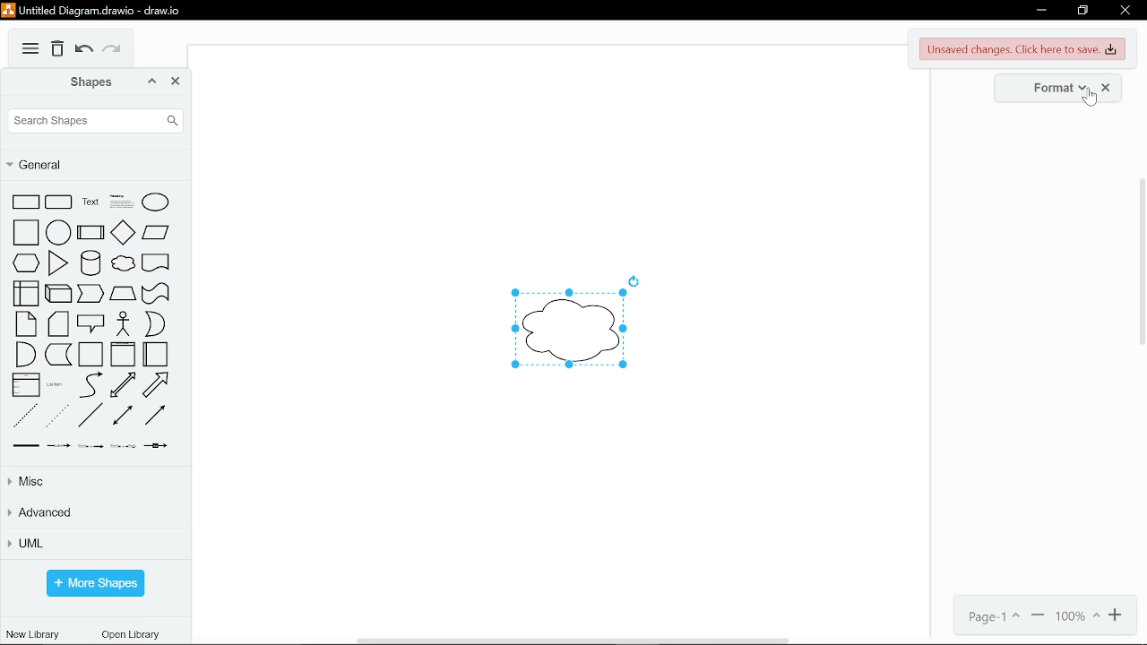 This screenshot has height=645, width=1147. Describe the element at coordinates (23, 414) in the screenshot. I see `dashed line` at that location.